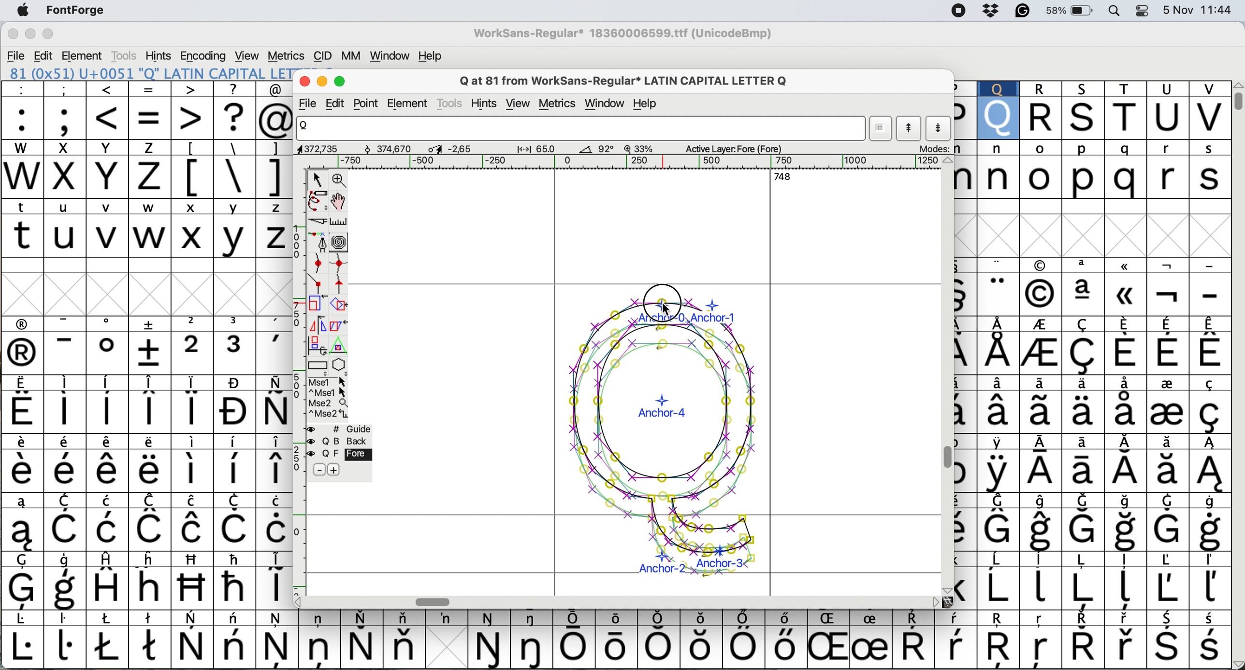  What do you see at coordinates (84, 56) in the screenshot?
I see `element` at bounding box center [84, 56].